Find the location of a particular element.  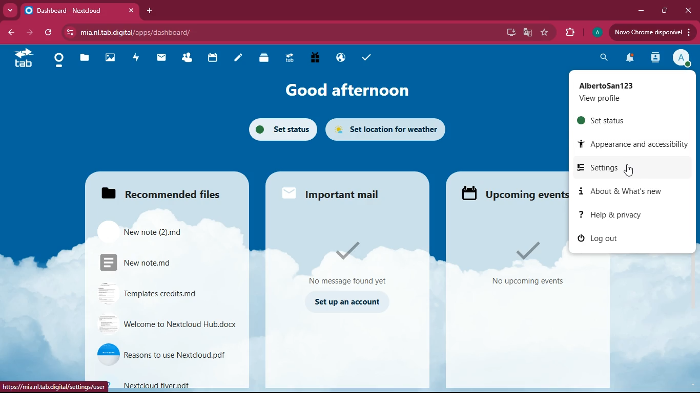

profile is located at coordinates (627, 92).